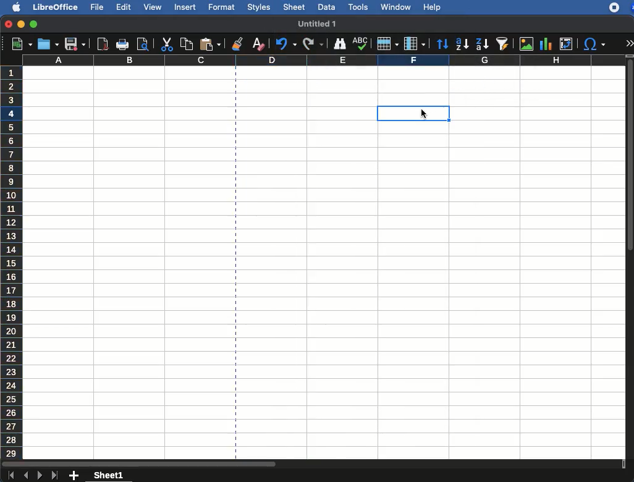 This screenshot has width=634, height=482. What do you see at coordinates (629, 43) in the screenshot?
I see `expand` at bounding box center [629, 43].